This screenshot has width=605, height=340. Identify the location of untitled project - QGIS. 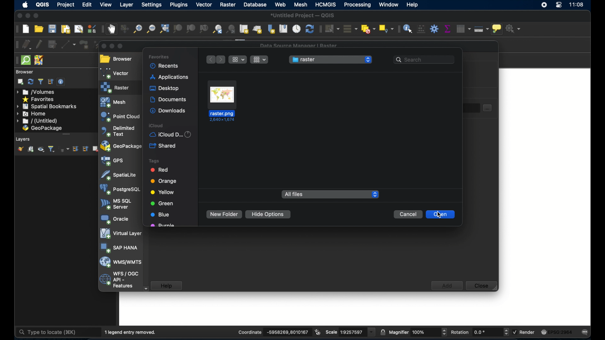
(304, 15).